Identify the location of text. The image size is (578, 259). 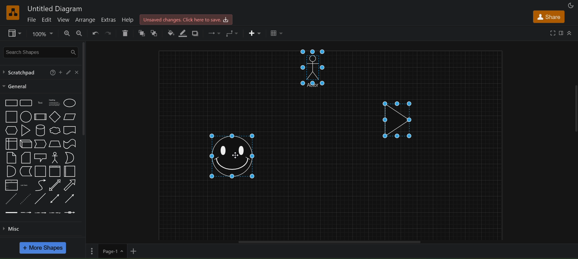
(39, 103).